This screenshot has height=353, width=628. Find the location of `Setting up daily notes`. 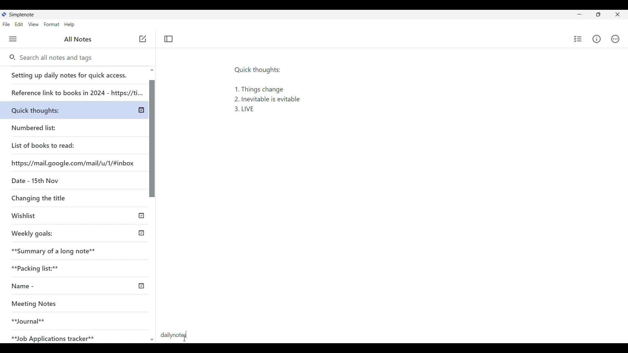

Setting up daily notes is located at coordinates (75, 73).